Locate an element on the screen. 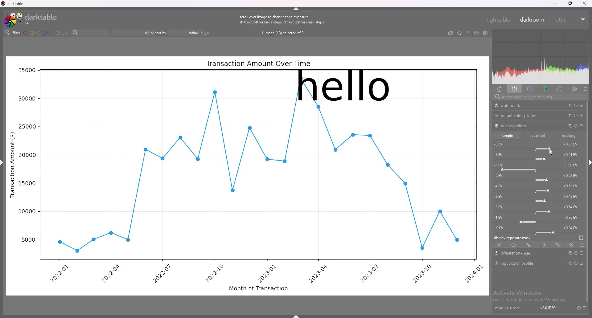 The image size is (592, 318). 2023-10 is located at coordinates (425, 274).